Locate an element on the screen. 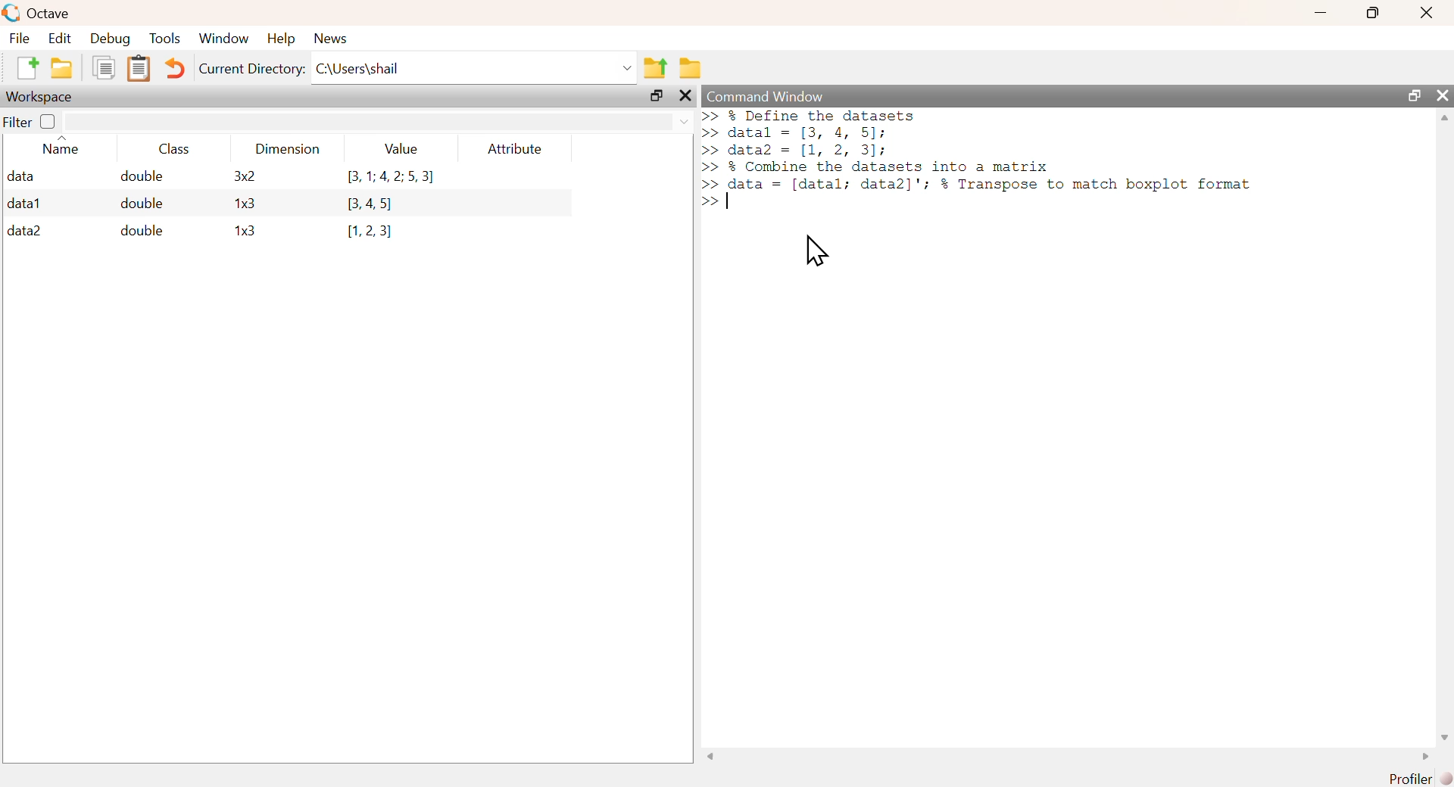 The width and height of the screenshot is (1454, 787). scroll down is located at coordinates (1440, 736).